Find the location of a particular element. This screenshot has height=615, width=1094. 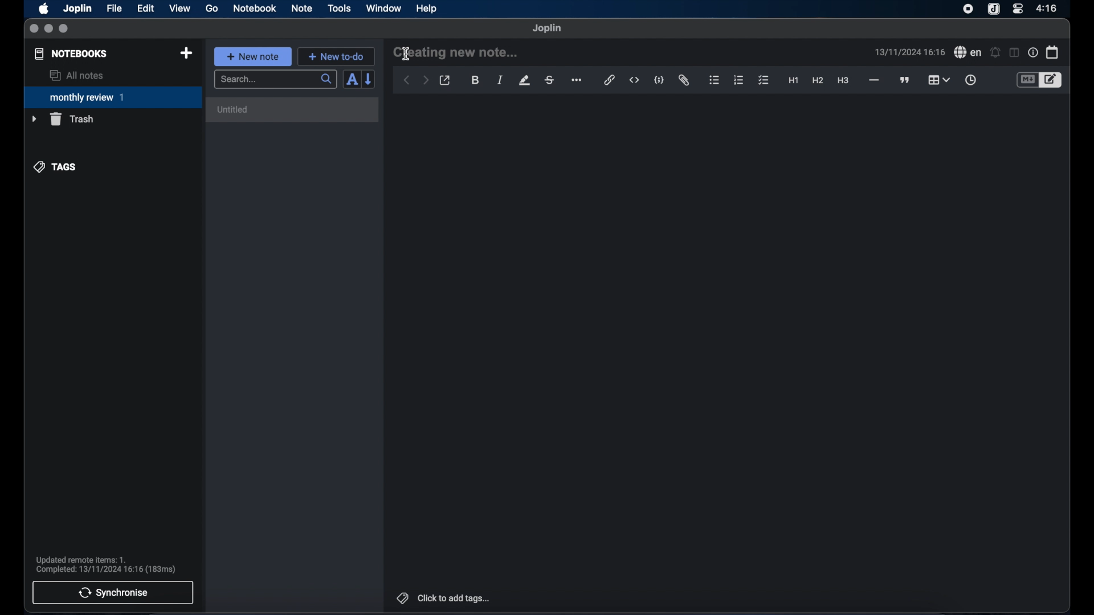

no notes in here. create one by clicking on "new note". is located at coordinates (289, 115).